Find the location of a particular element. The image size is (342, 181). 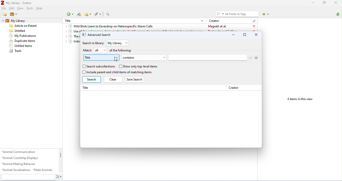

checkbox is located at coordinates (84, 72).